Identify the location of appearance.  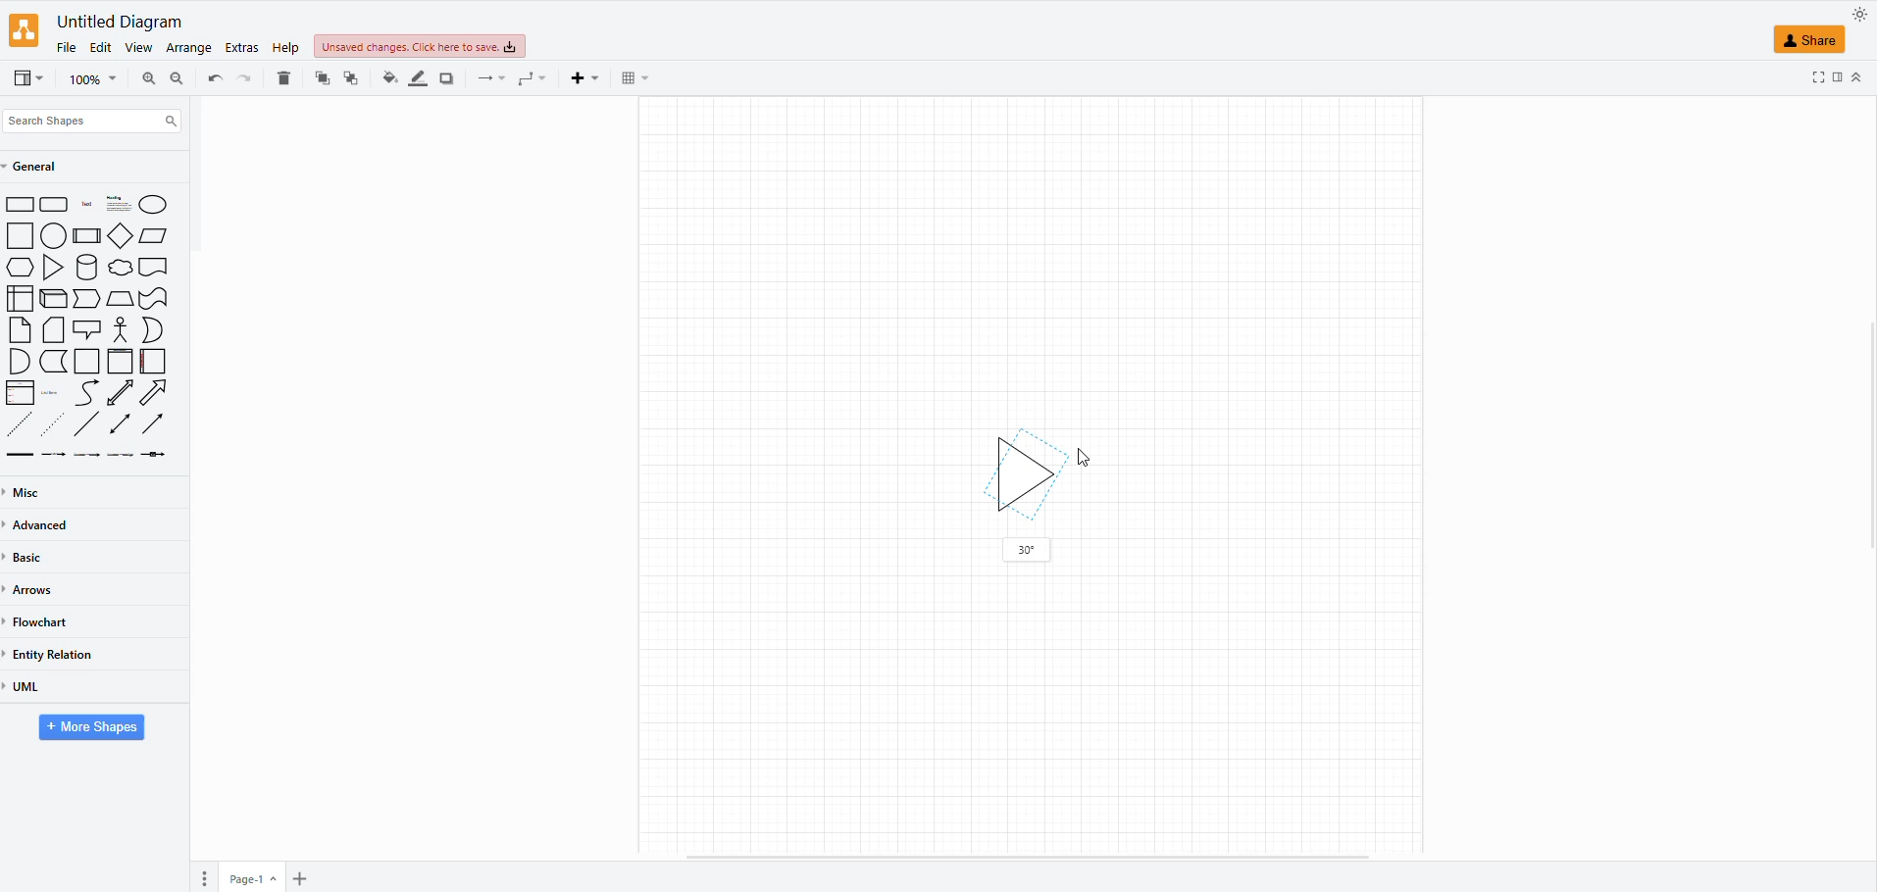
(1857, 15).